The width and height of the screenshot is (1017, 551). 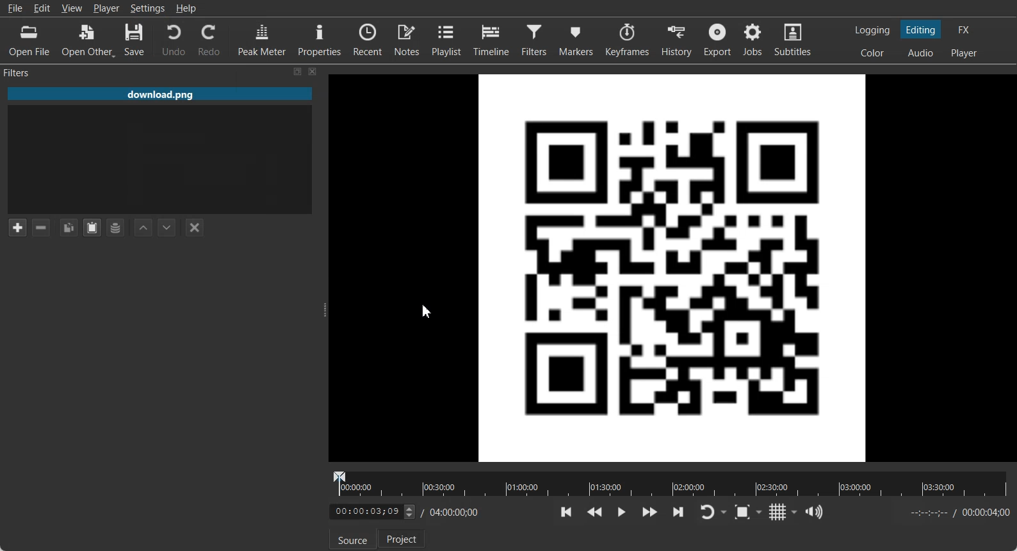 What do you see at coordinates (147, 8) in the screenshot?
I see `Settings` at bounding box center [147, 8].